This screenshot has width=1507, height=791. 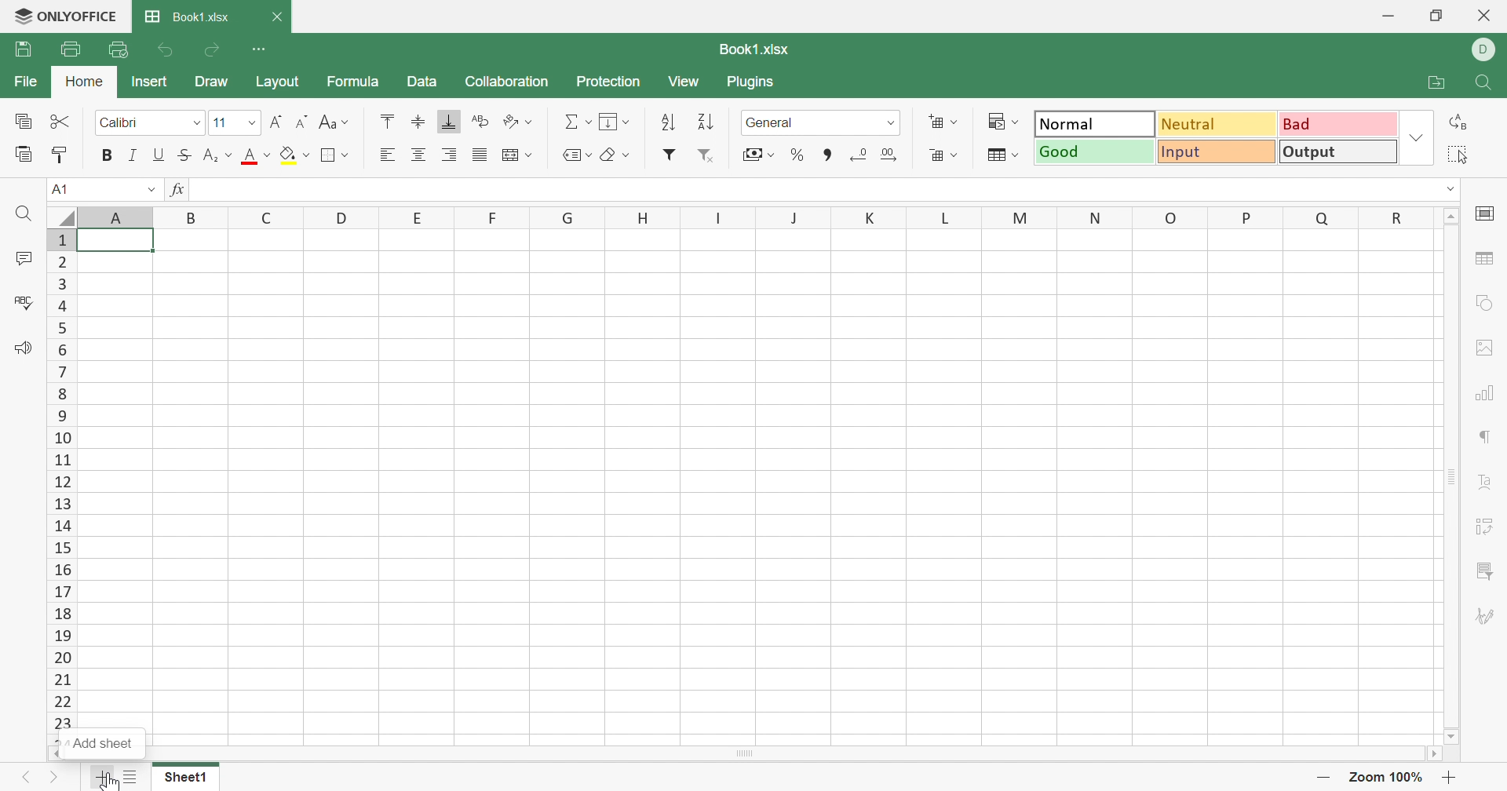 What do you see at coordinates (62, 156) in the screenshot?
I see `Copy Style` at bounding box center [62, 156].